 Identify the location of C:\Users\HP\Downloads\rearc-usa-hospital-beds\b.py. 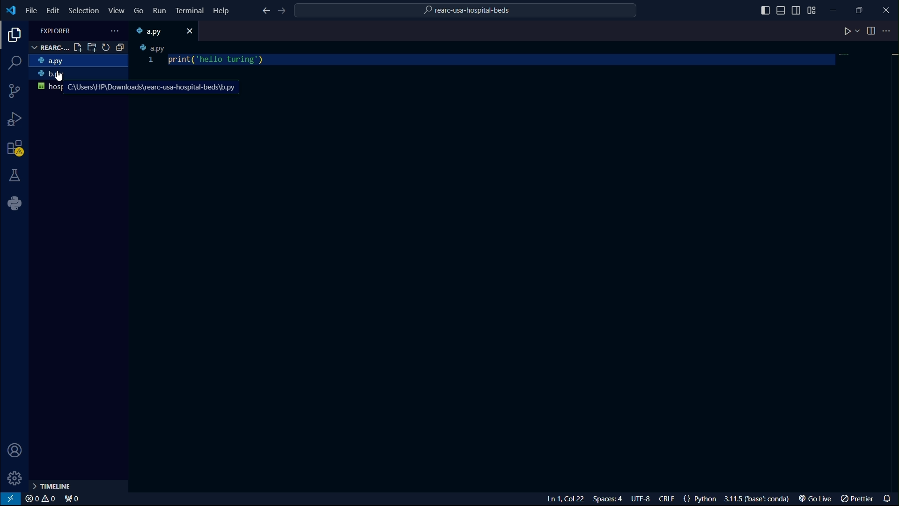
(151, 88).